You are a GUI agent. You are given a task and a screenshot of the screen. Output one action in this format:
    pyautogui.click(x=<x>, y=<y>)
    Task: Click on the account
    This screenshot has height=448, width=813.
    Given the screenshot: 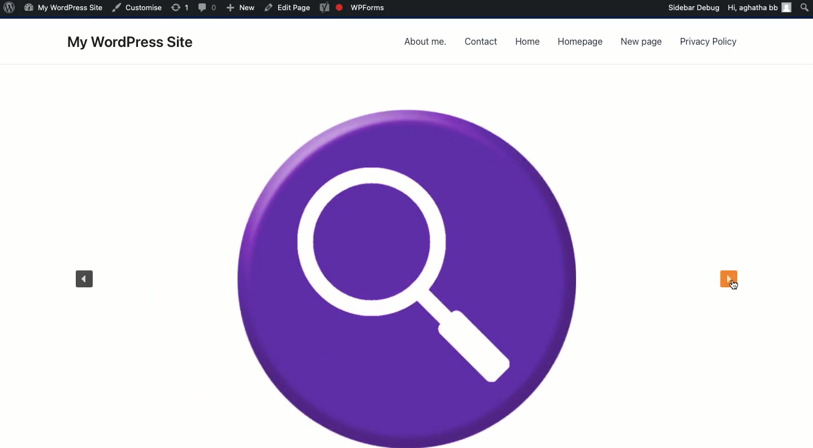 What is the action you would take?
    pyautogui.click(x=787, y=10)
    